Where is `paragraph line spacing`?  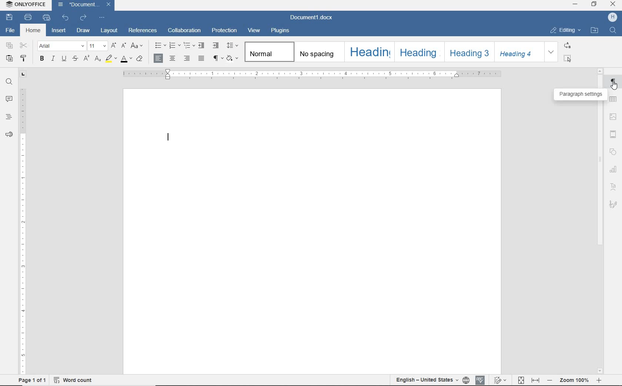 paragraph line spacing is located at coordinates (233, 46).